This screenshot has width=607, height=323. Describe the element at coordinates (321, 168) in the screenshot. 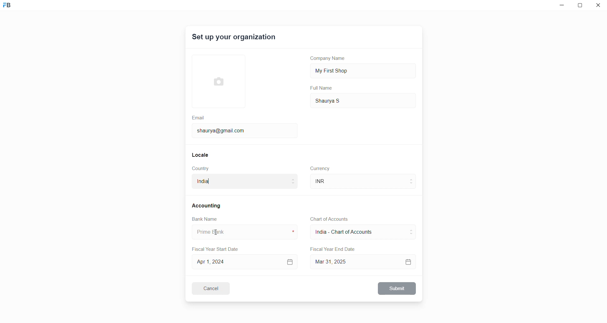

I see `Currency` at that location.